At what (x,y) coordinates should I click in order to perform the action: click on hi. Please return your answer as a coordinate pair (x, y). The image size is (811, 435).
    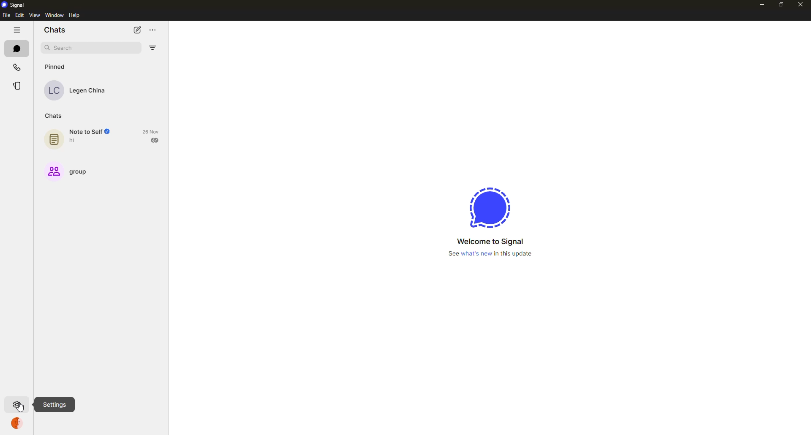
    Looking at the image, I should click on (77, 141).